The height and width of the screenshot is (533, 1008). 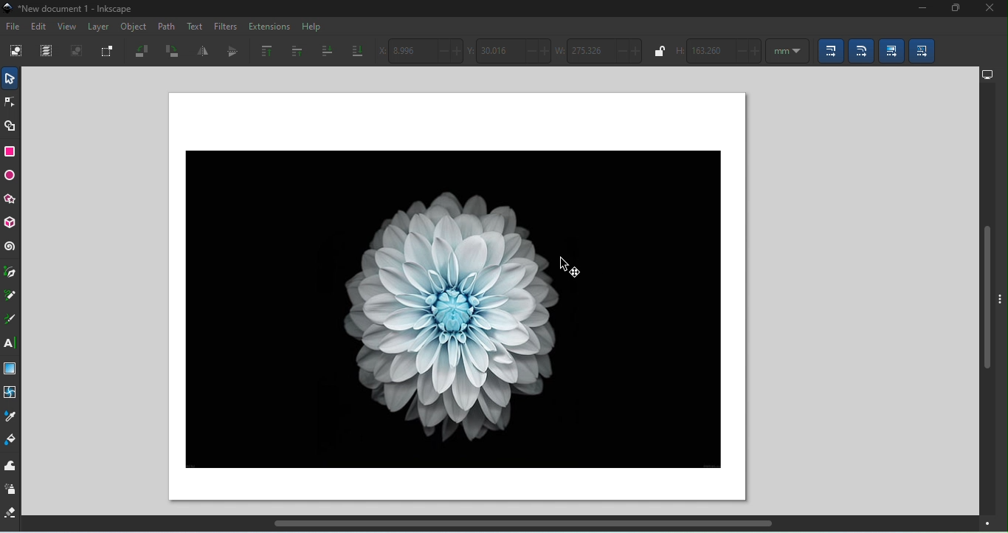 What do you see at coordinates (567, 266) in the screenshot?
I see `cursor` at bounding box center [567, 266].